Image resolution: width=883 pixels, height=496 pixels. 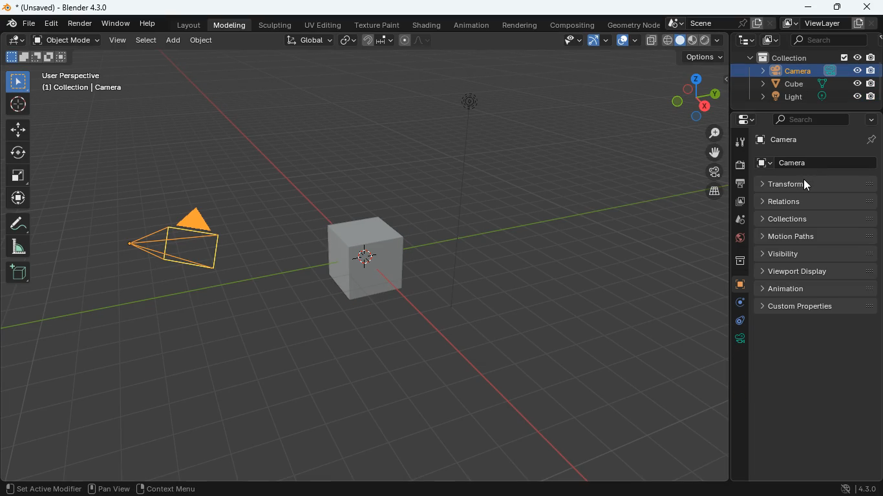 What do you see at coordinates (734, 284) in the screenshot?
I see `cube` at bounding box center [734, 284].